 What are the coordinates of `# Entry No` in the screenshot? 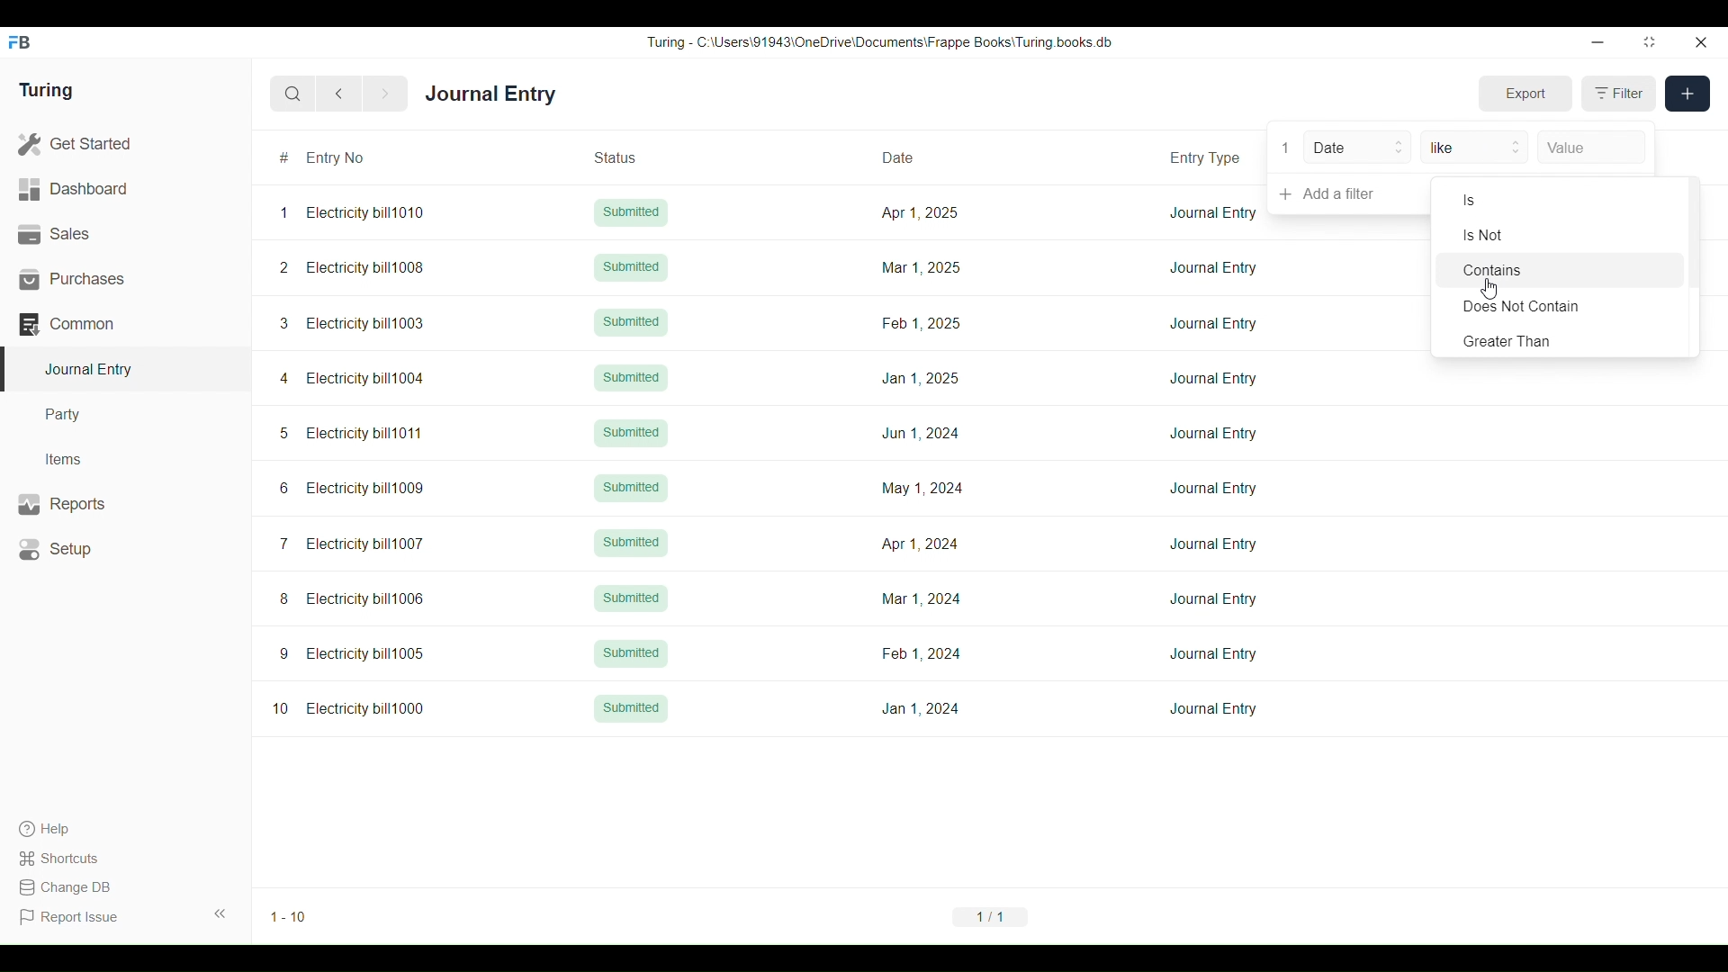 It's located at (359, 157).